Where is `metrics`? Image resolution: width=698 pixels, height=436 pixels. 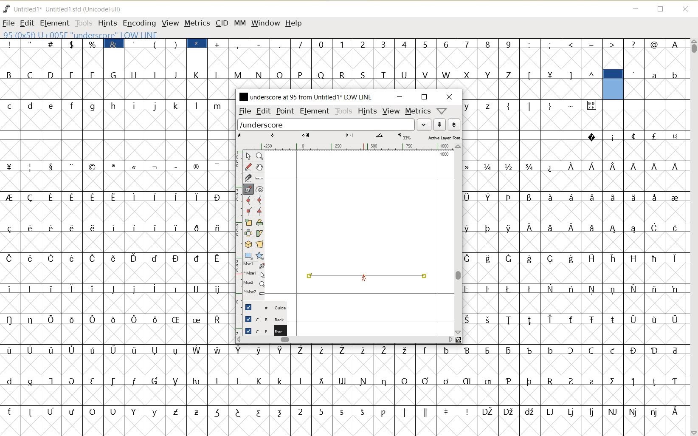
metrics is located at coordinates (417, 110).